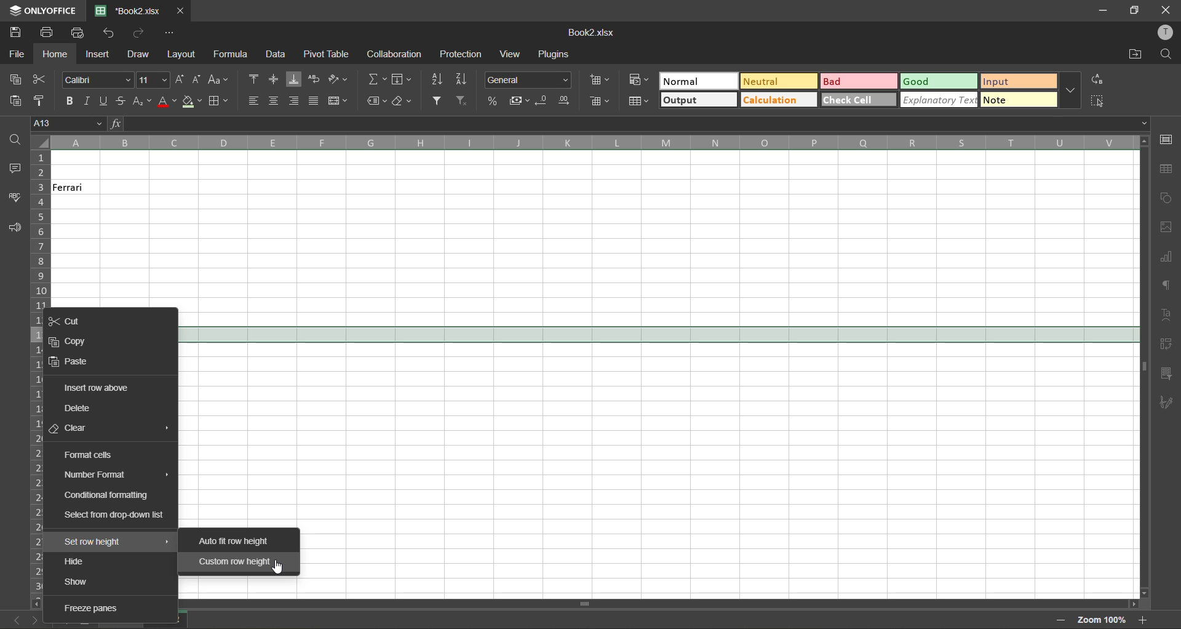 The image size is (1181, 629). What do you see at coordinates (314, 100) in the screenshot?
I see `justified` at bounding box center [314, 100].